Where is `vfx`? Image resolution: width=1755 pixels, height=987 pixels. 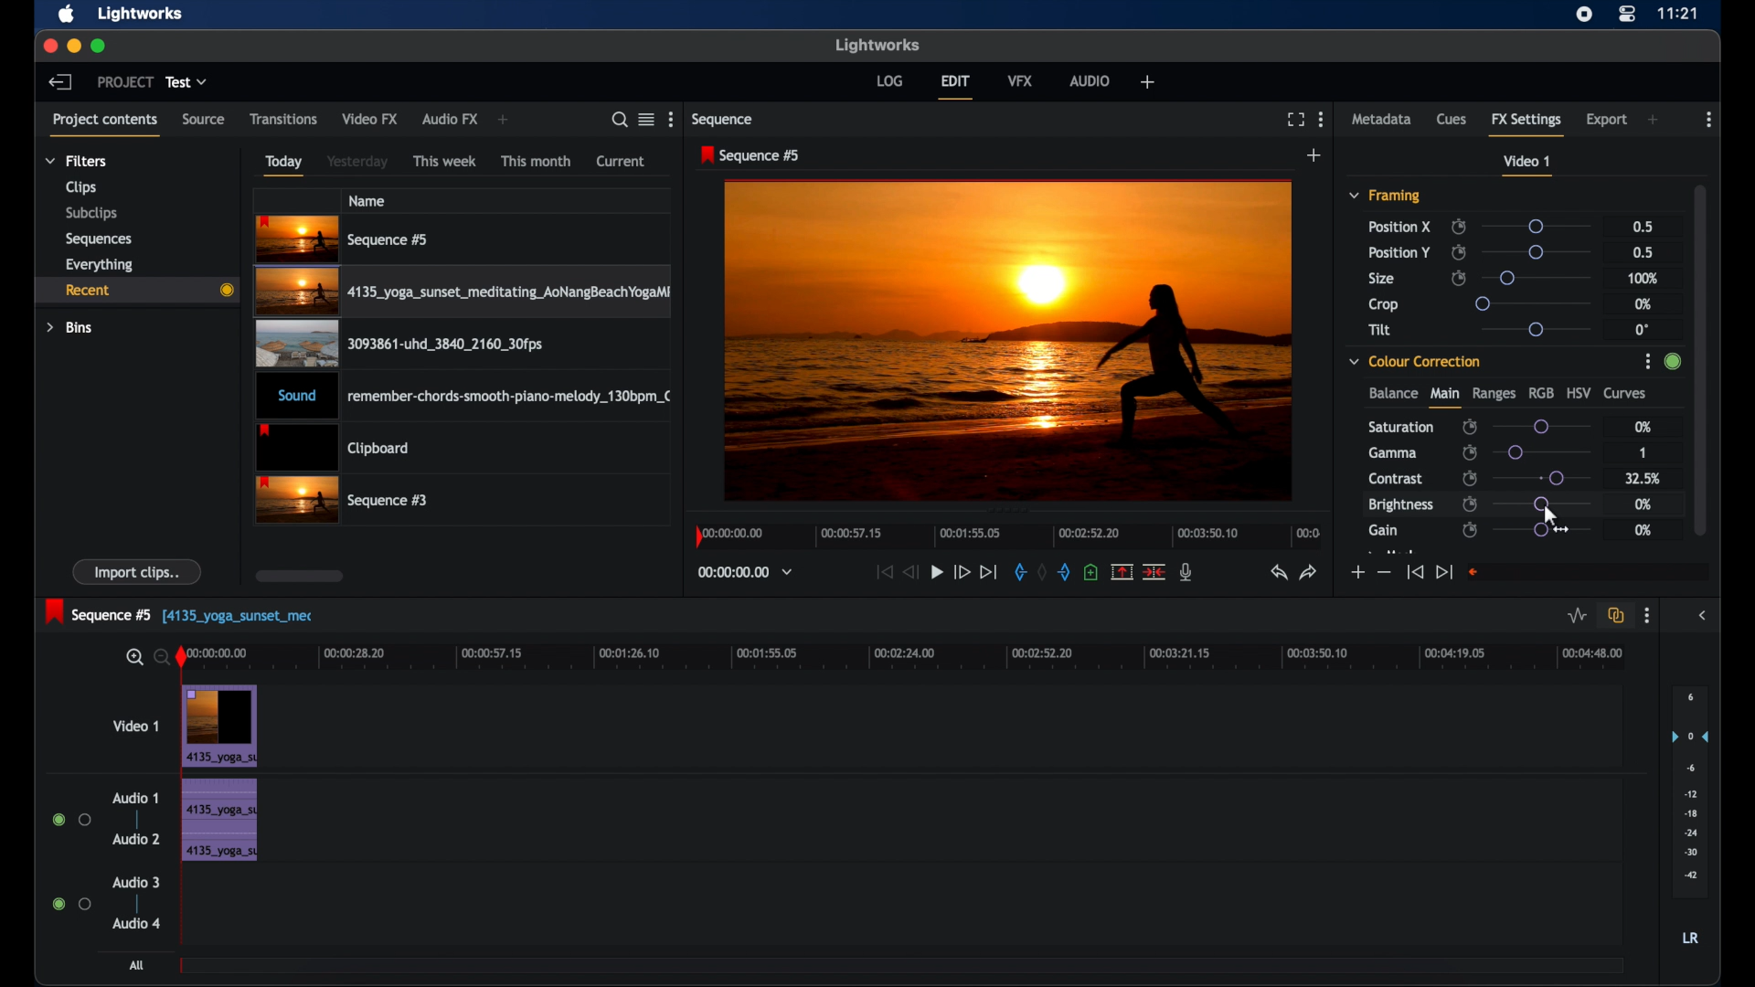
vfx is located at coordinates (1020, 80).